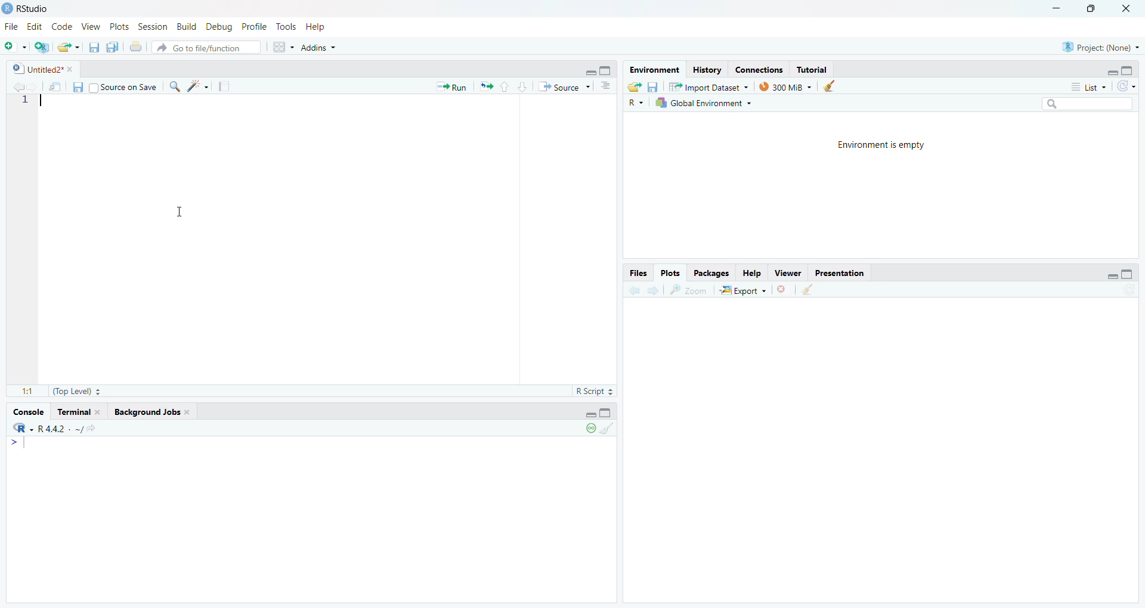 This screenshot has width=1145, height=608. I want to click on hide console, so click(606, 72).